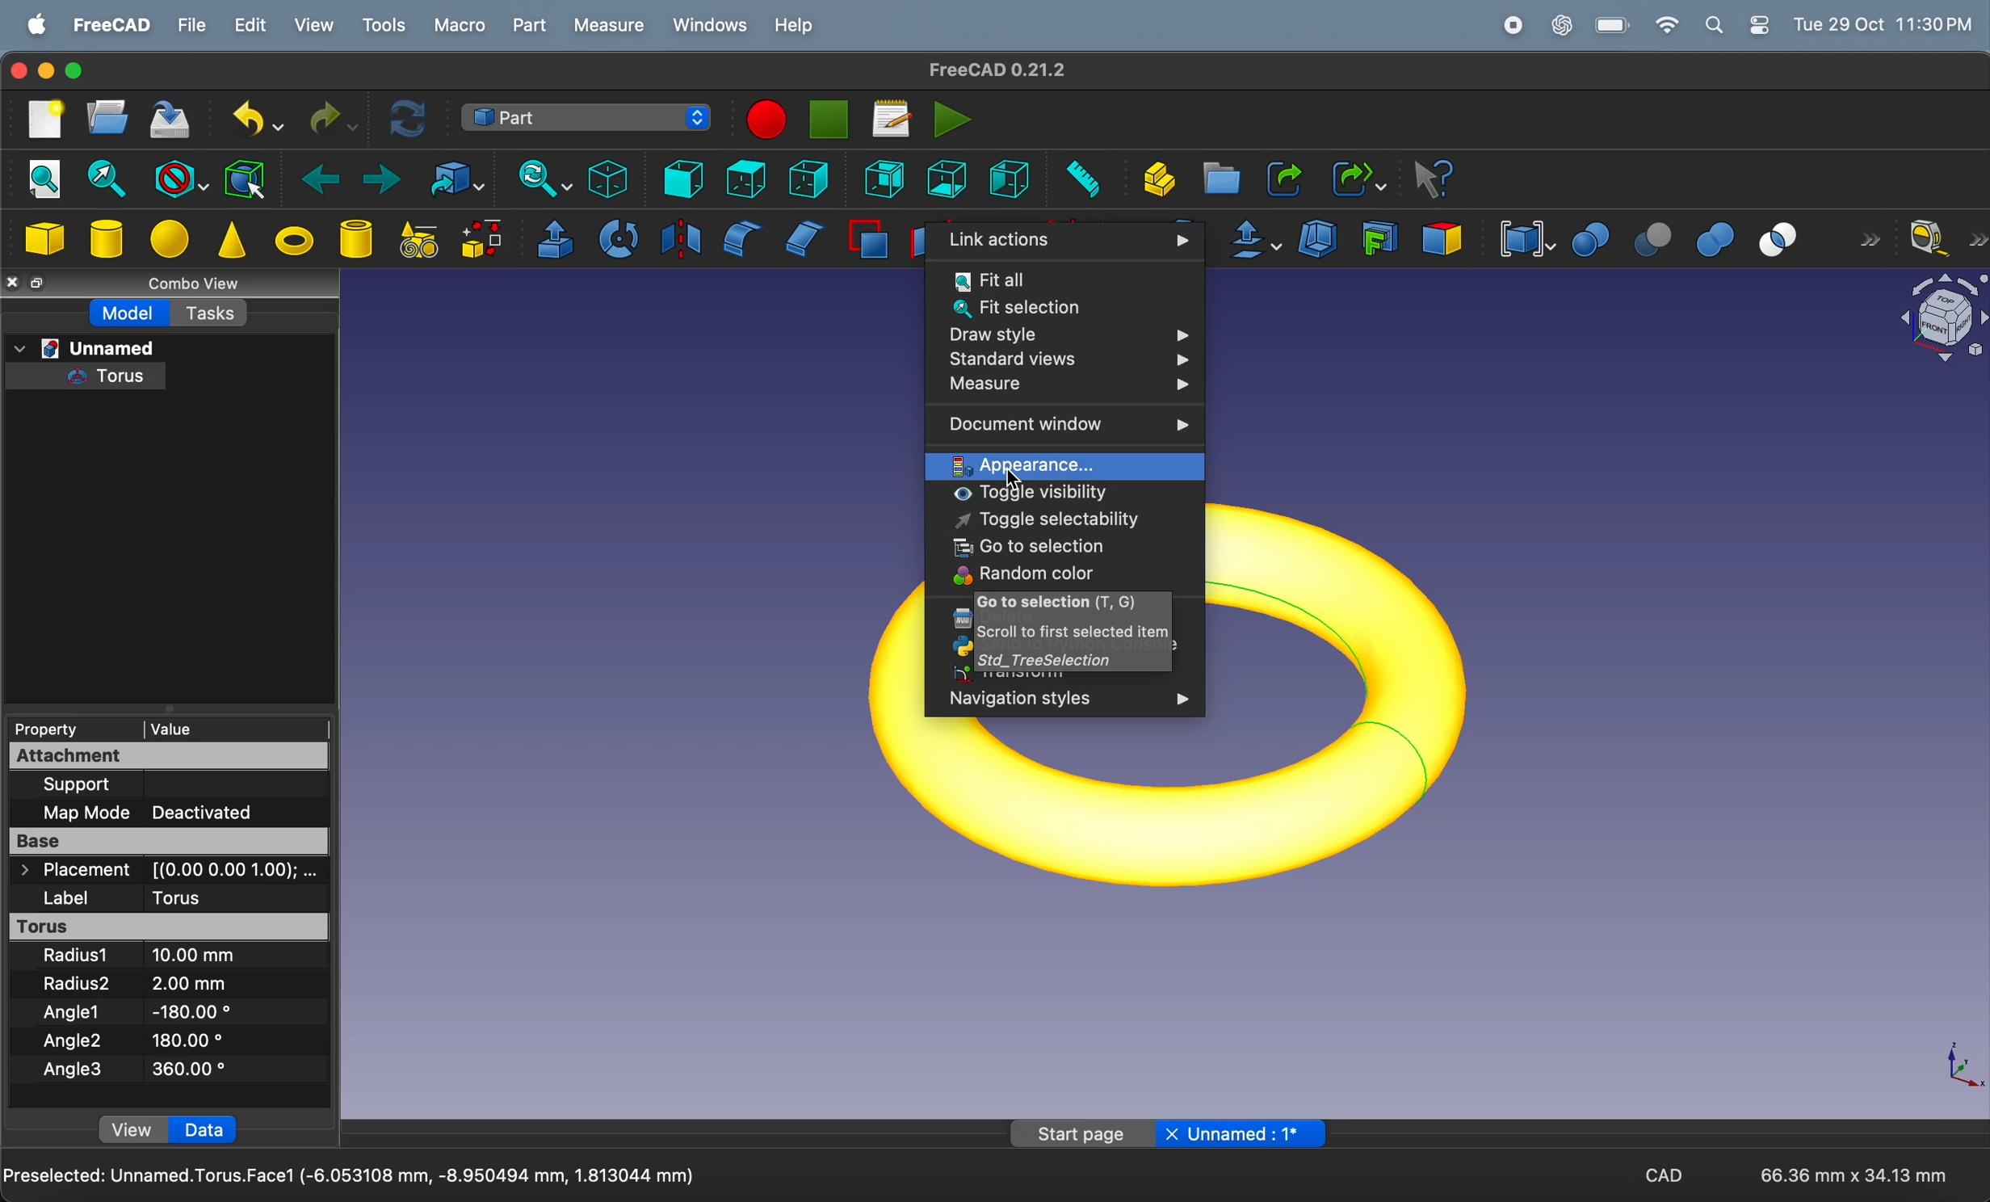  Describe the element at coordinates (1855, 1175) in the screenshot. I see `66.36 mm * 34.13 mm` at that location.